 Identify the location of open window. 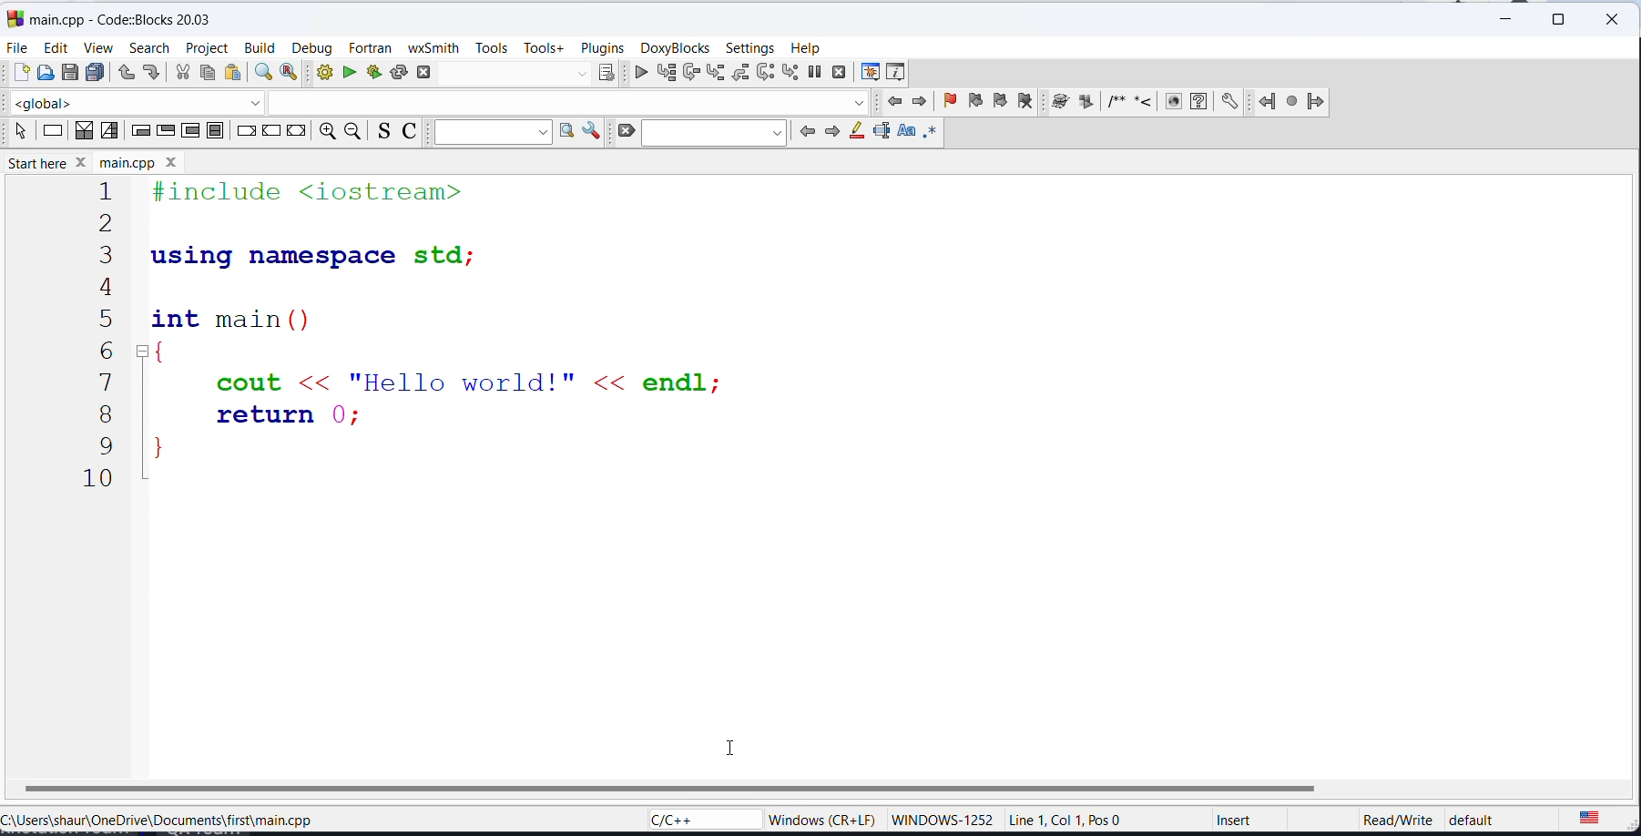
(566, 133).